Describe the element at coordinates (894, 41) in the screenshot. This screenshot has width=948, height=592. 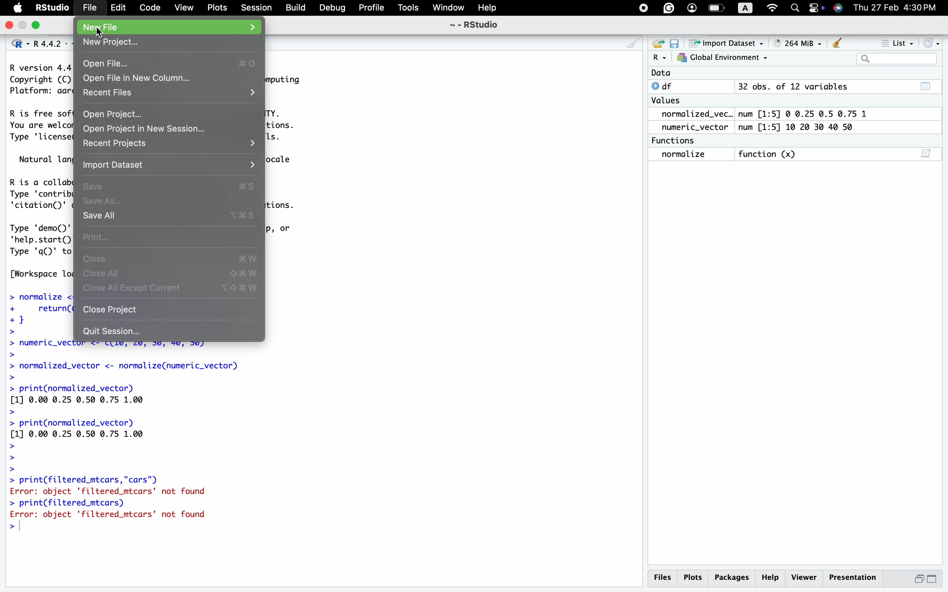
I see `list` at that location.